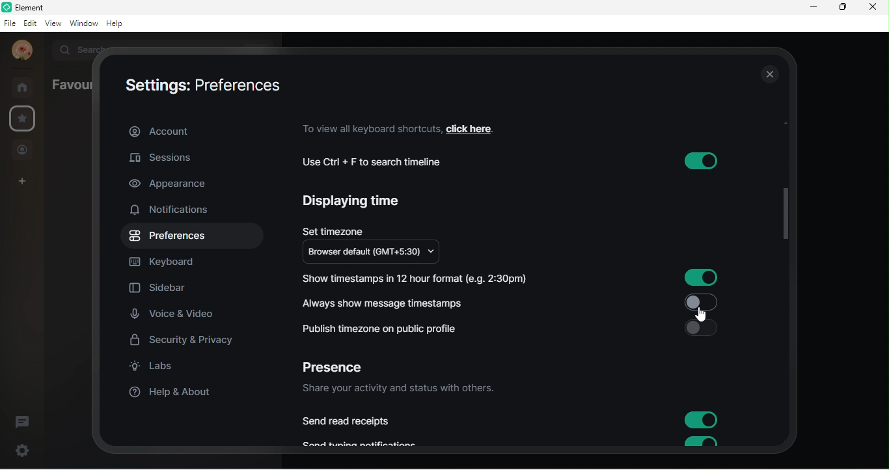  I want to click on presence, so click(340, 364).